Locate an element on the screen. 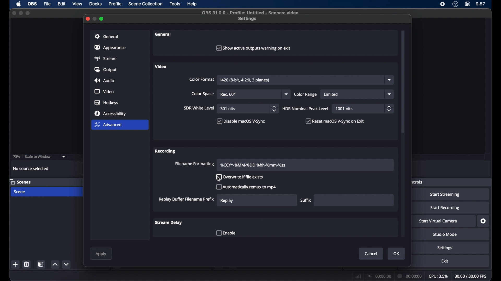  stream delay is located at coordinates (169, 223).